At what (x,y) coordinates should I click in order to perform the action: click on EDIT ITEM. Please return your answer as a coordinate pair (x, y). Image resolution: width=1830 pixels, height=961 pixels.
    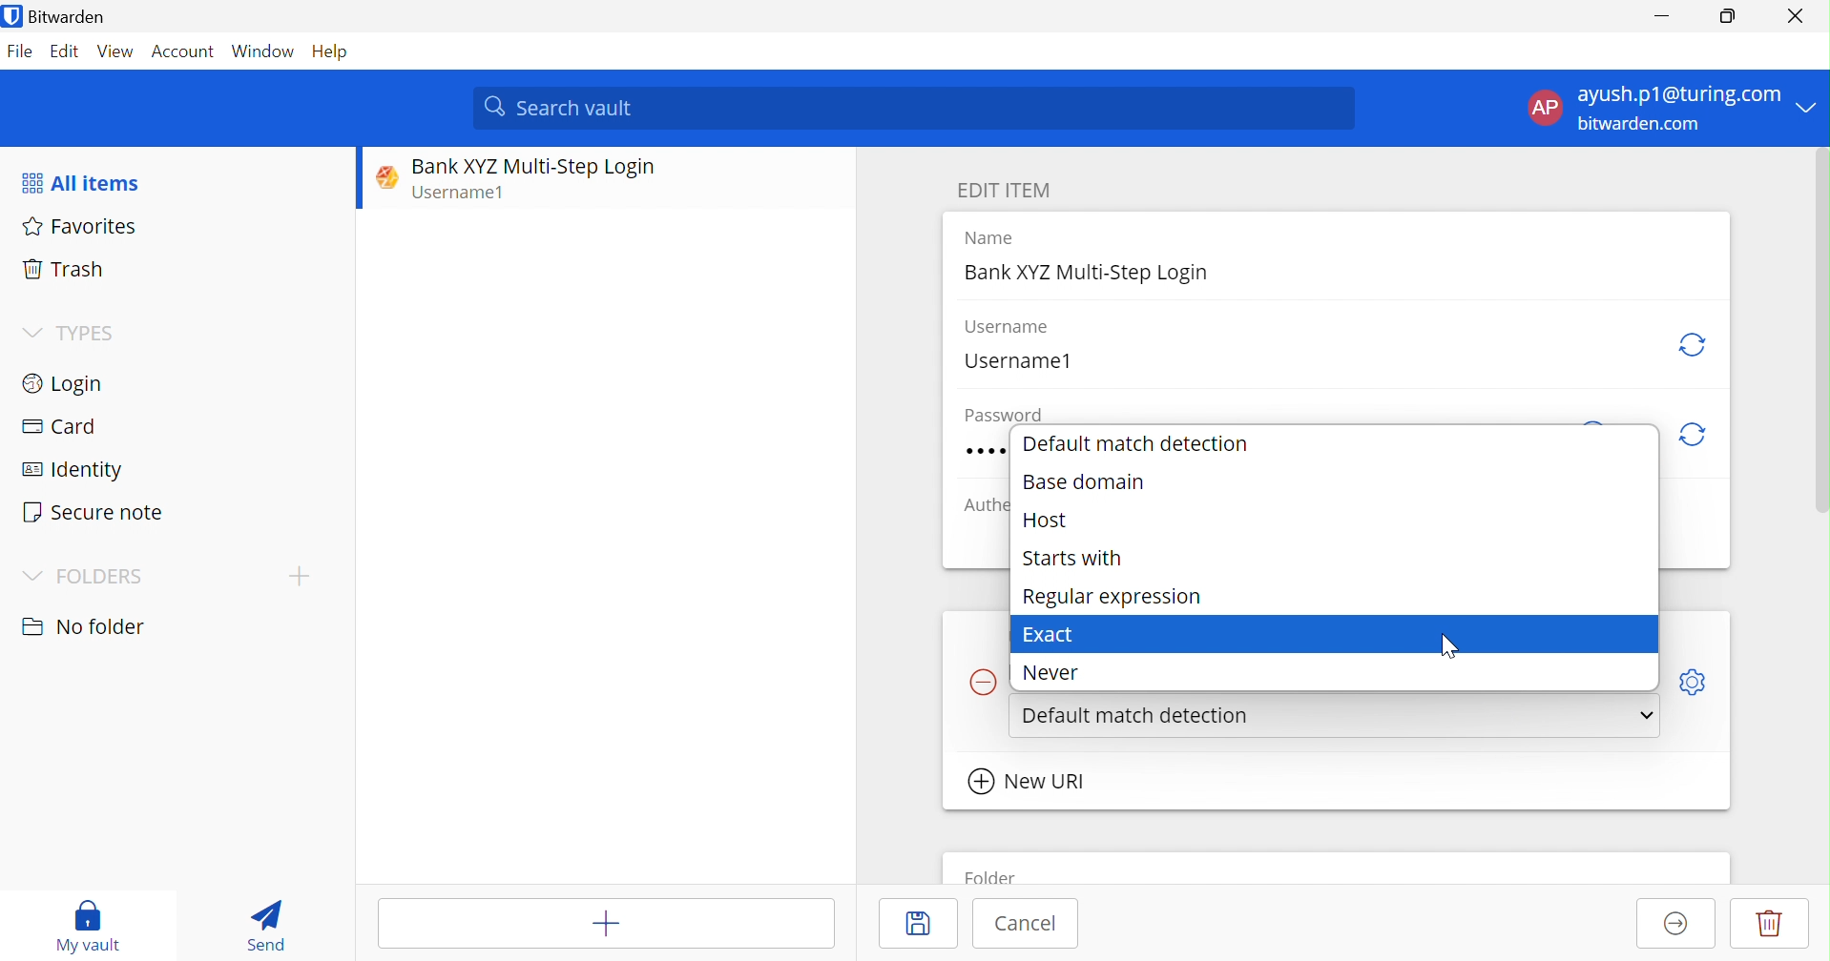
    Looking at the image, I should click on (1009, 191).